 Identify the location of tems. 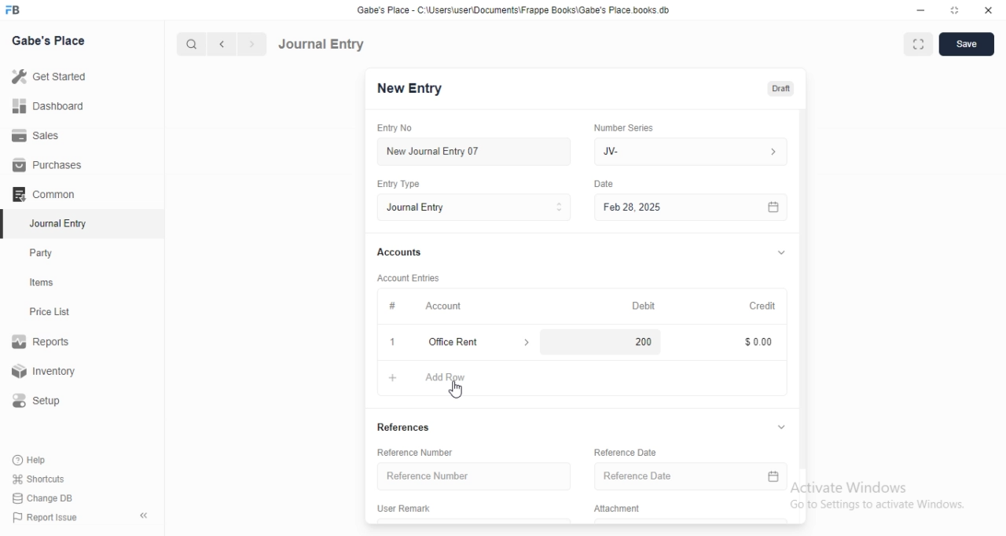
(48, 283).